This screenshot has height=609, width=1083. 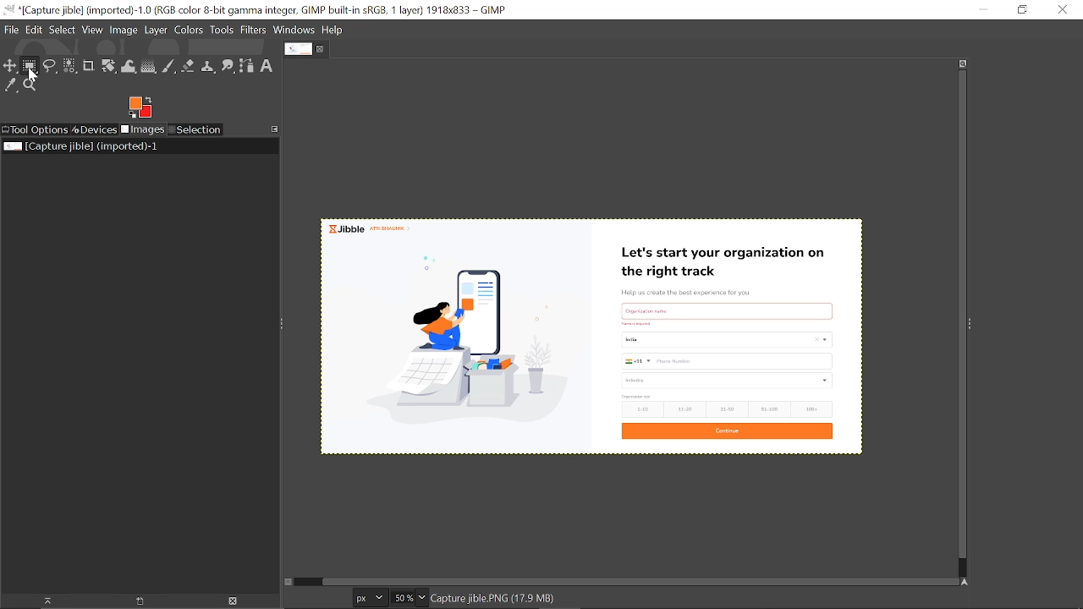 What do you see at coordinates (95, 129) in the screenshot?
I see `Devices` at bounding box center [95, 129].